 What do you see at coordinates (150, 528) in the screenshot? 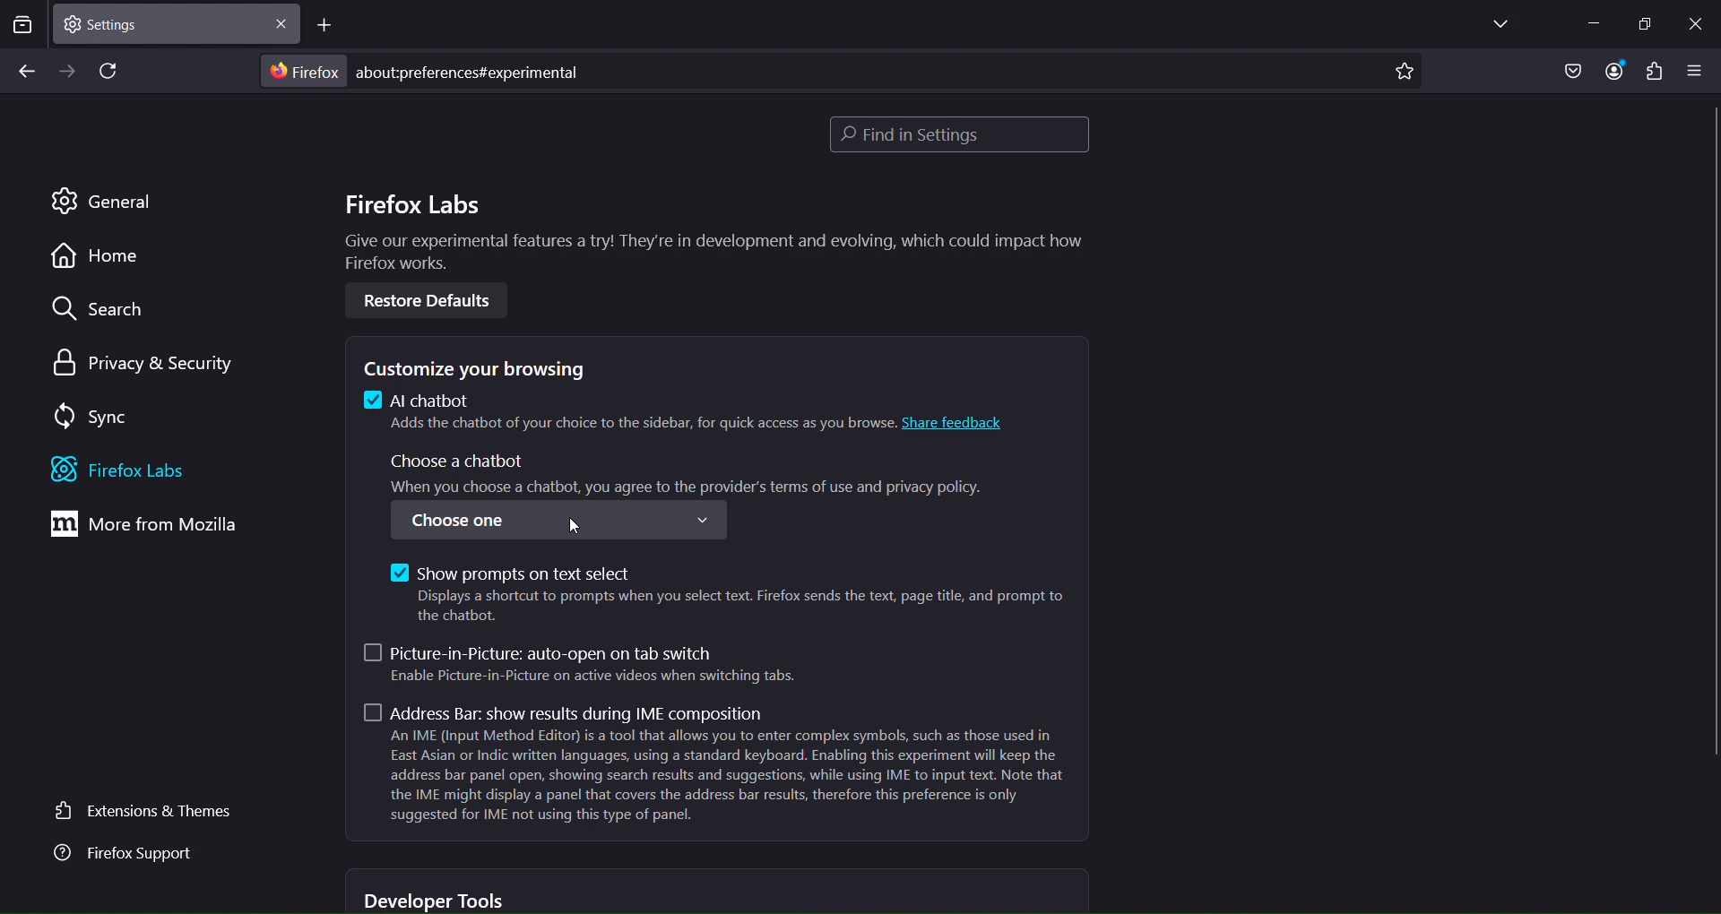
I see `move from mozilla` at bounding box center [150, 528].